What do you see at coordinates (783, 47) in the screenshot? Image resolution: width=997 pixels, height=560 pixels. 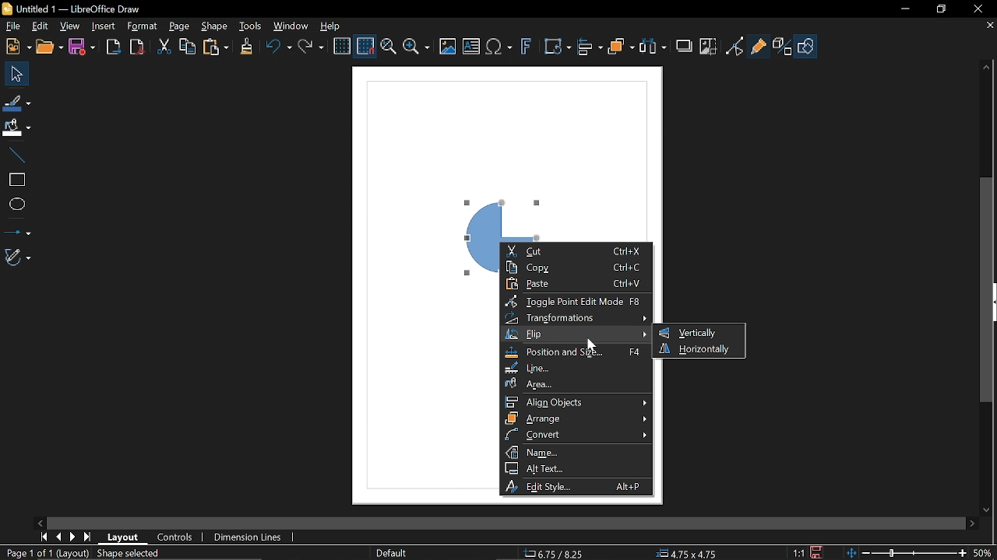 I see `Toggle ectrusion` at bounding box center [783, 47].